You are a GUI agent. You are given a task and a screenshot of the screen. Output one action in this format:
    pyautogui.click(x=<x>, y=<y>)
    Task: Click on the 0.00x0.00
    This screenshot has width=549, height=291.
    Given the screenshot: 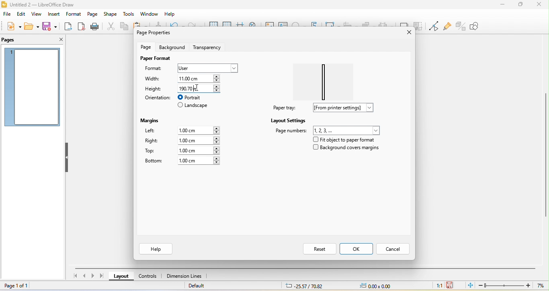 What is the action you would take?
    pyautogui.click(x=375, y=285)
    